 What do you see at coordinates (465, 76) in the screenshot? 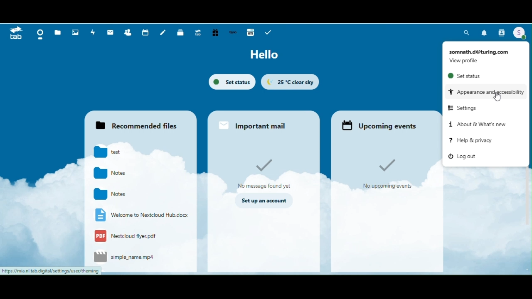
I see `Set status` at bounding box center [465, 76].